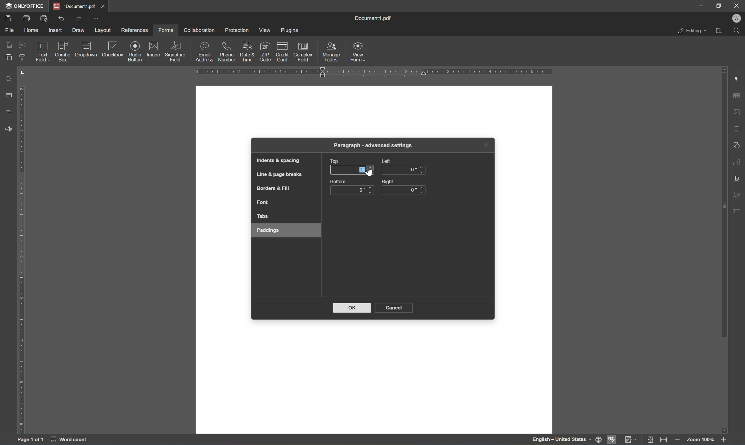 This screenshot has width=745, height=445. Describe the element at coordinates (565, 440) in the screenshot. I see `set document language` at that location.